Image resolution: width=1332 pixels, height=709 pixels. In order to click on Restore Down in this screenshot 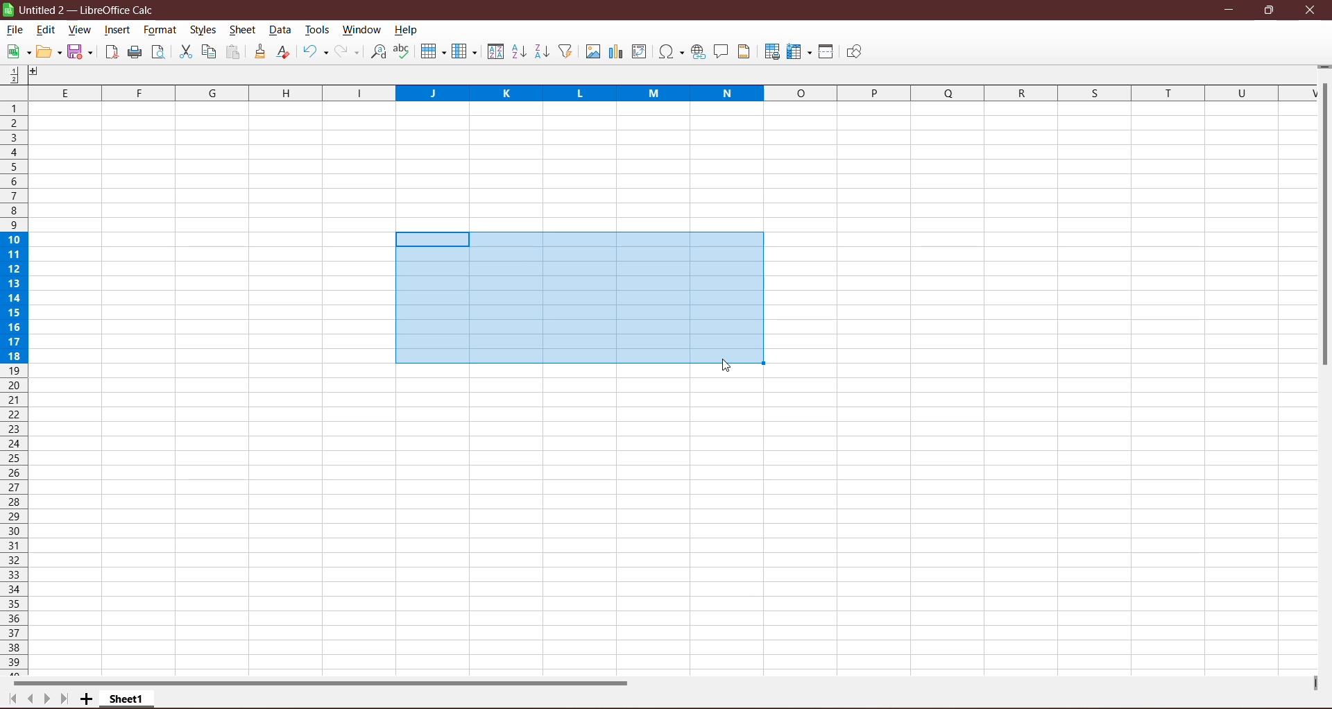, I will do `click(1268, 10)`.